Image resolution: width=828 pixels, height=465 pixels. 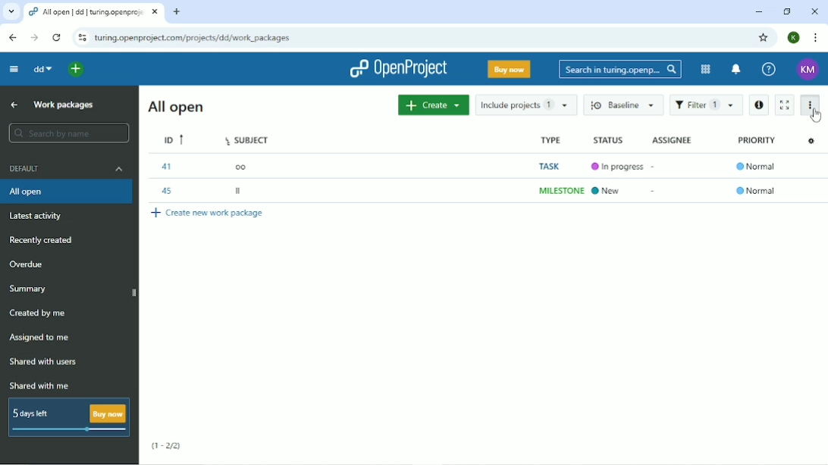 I want to click on Bookmark this tab, so click(x=764, y=37).